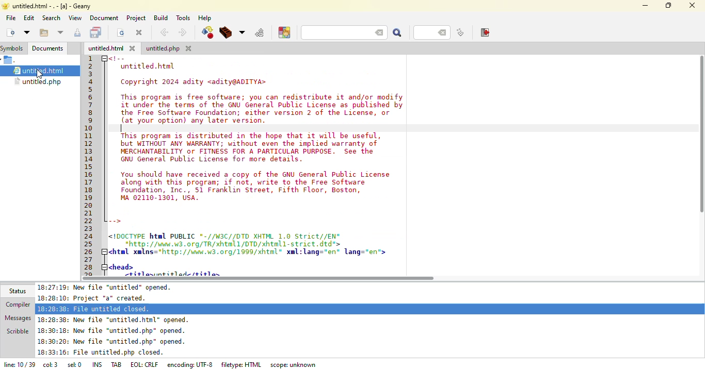 The width and height of the screenshot is (705, 370). What do you see at coordinates (139, 32) in the screenshot?
I see `close current` at bounding box center [139, 32].